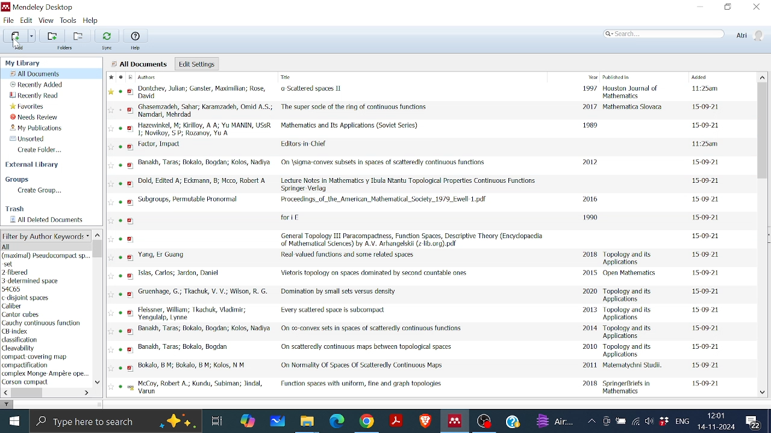 The height and width of the screenshot is (433, 771). I want to click on read status, so click(123, 77).